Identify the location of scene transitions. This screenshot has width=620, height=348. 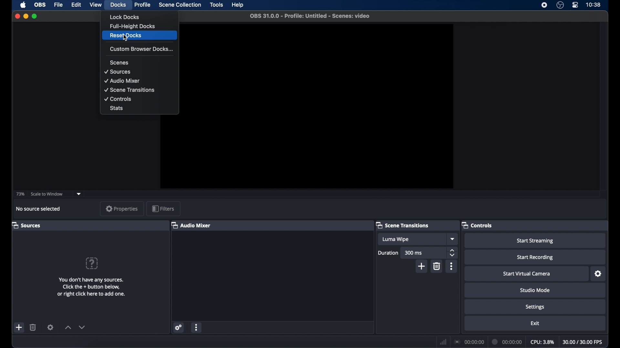
(130, 90).